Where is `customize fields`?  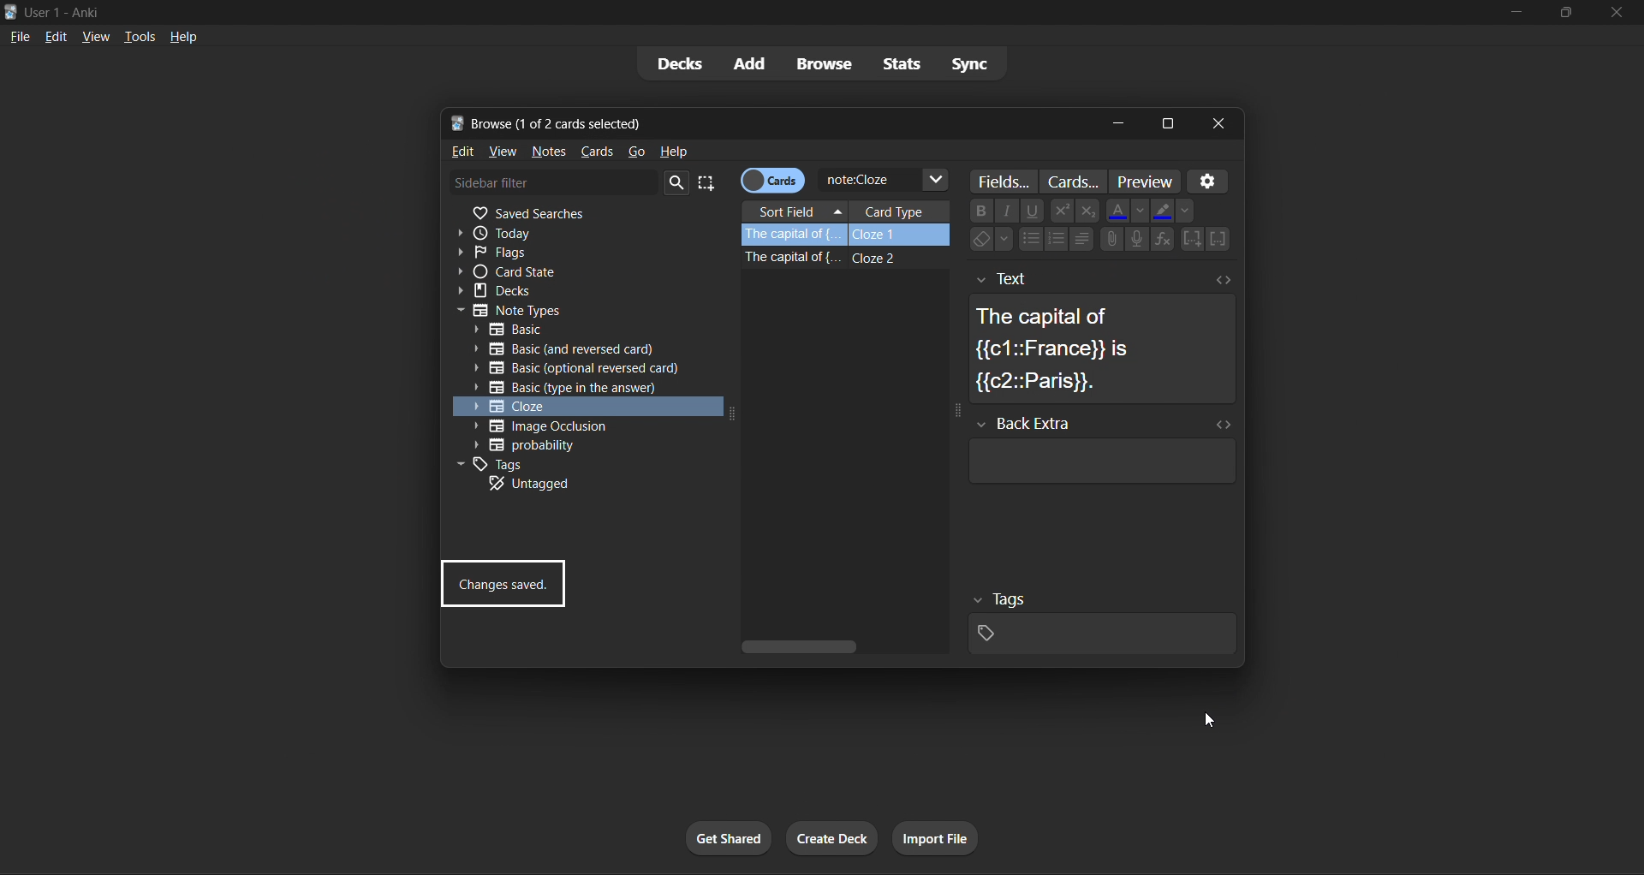 customize fields is located at coordinates (1007, 182).